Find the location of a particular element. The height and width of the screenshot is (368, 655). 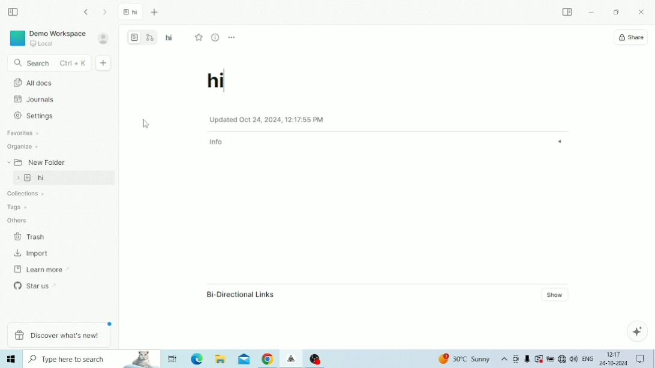

Google Chrome is located at coordinates (268, 360).